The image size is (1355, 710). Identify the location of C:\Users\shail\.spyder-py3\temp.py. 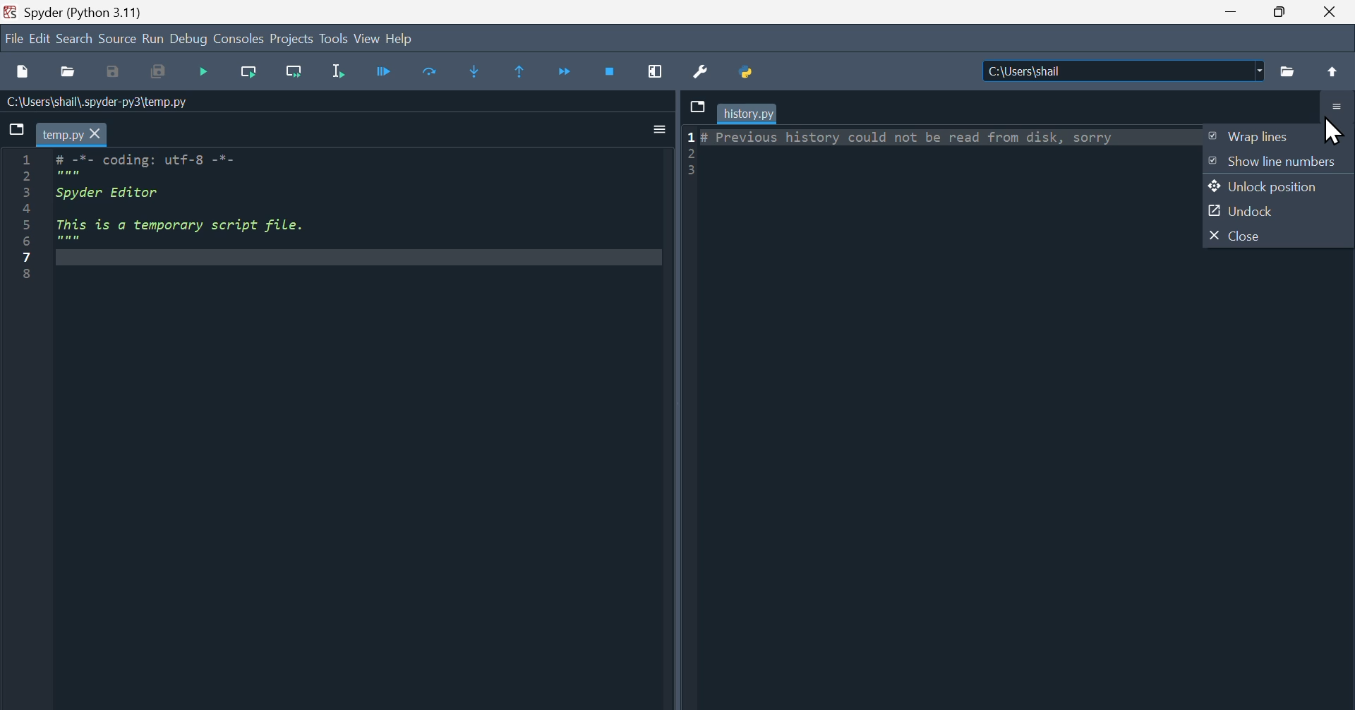
(98, 104).